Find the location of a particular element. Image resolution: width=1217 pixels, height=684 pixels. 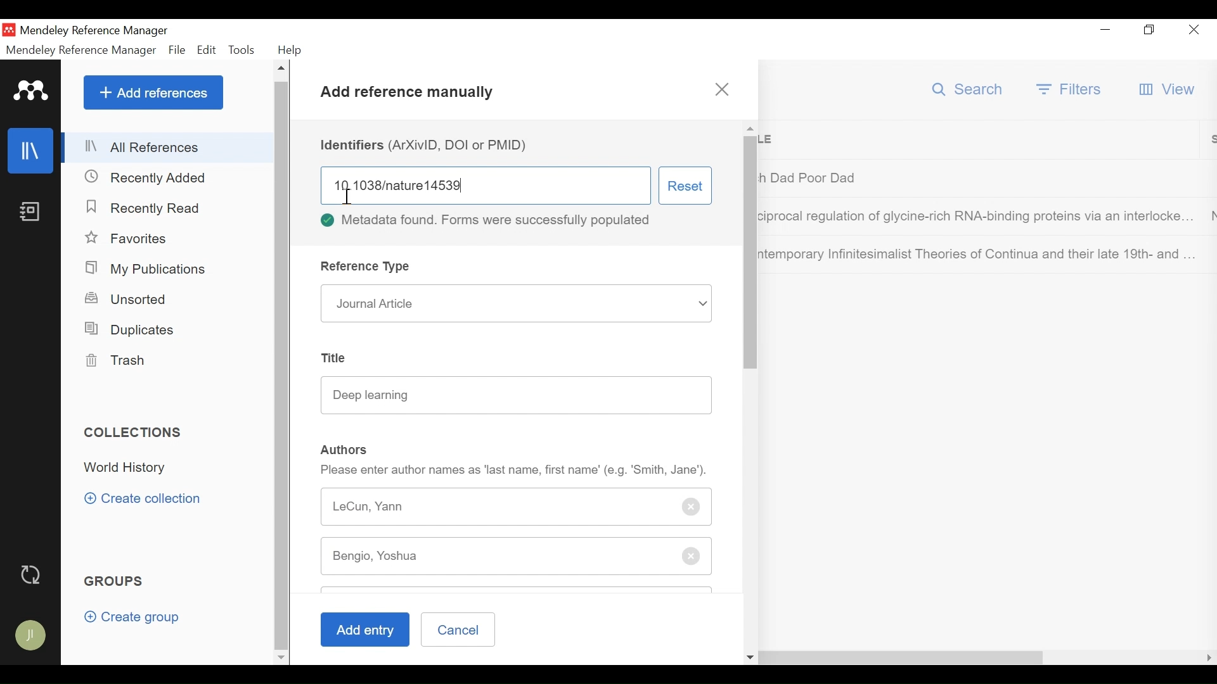

LeCun, Yann is located at coordinates (518, 505).